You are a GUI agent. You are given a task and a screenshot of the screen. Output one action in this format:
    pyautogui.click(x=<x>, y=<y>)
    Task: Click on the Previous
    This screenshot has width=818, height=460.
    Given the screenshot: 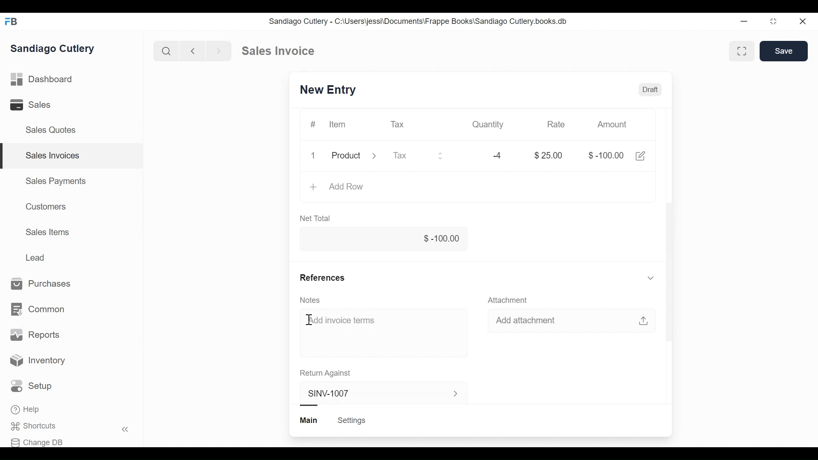 What is the action you would take?
    pyautogui.click(x=193, y=51)
    